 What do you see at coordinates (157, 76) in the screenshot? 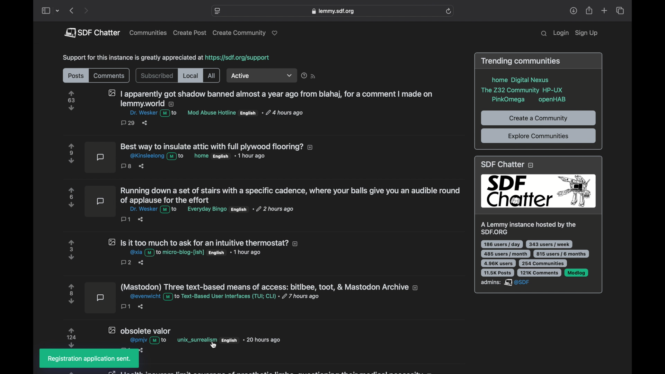
I see `subscribed` at bounding box center [157, 76].